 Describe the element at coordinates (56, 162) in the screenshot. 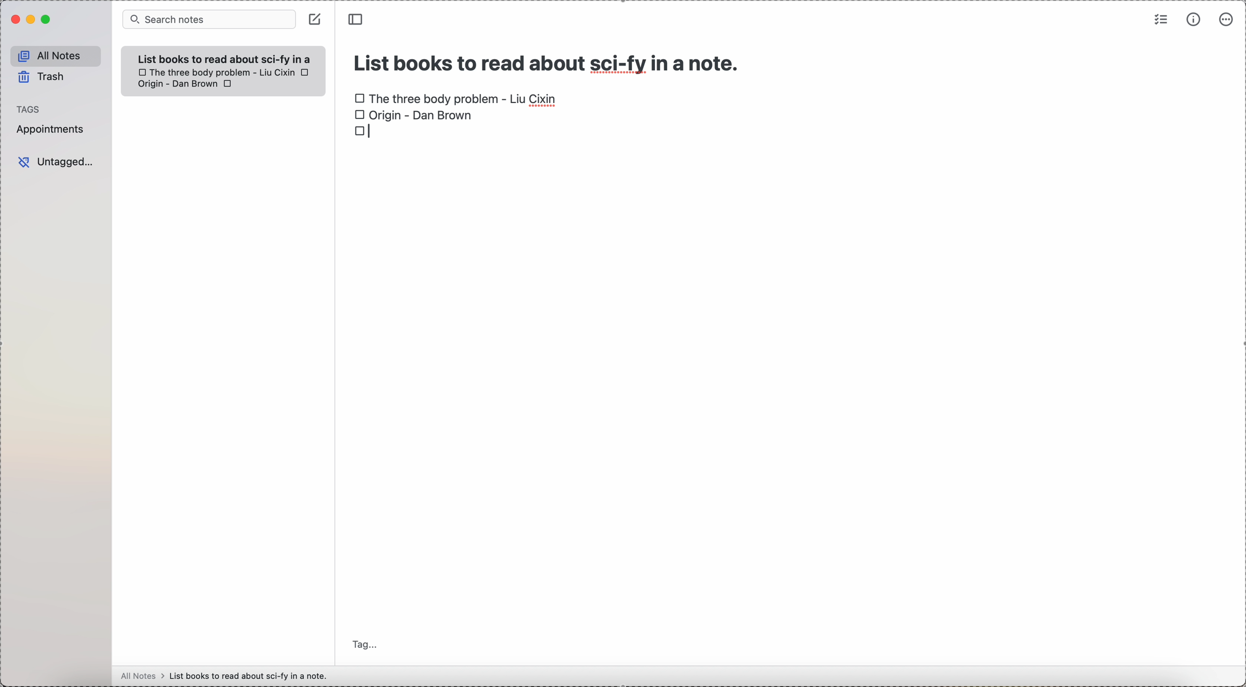

I see `untagged` at that location.